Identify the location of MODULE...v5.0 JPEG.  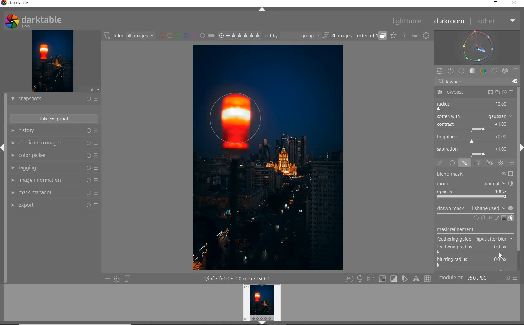
(469, 279).